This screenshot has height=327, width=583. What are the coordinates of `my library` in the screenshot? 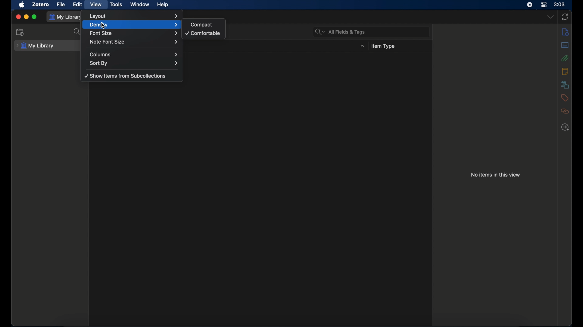 It's located at (35, 46).